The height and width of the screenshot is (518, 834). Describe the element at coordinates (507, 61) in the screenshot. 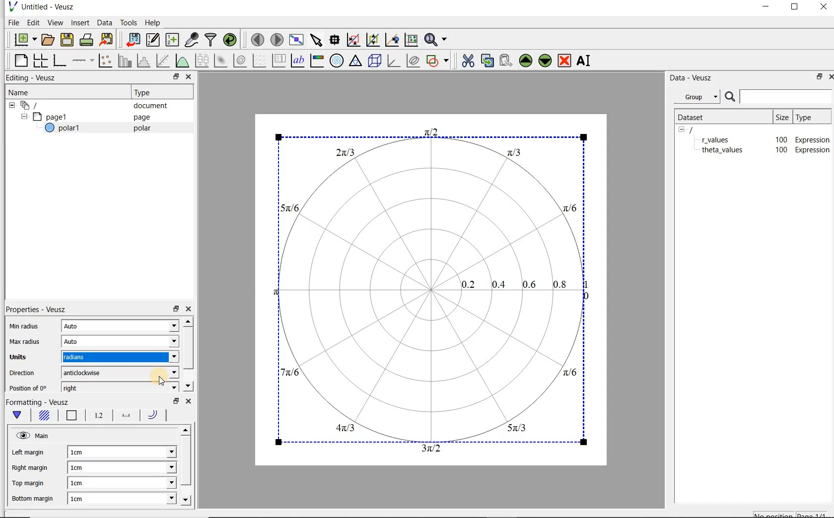

I see `Paste widget from the clipboard` at that location.